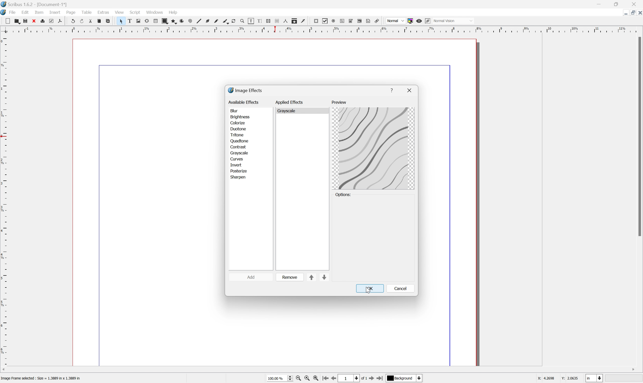 The image size is (643, 383). I want to click on Select the current player, so click(403, 379).